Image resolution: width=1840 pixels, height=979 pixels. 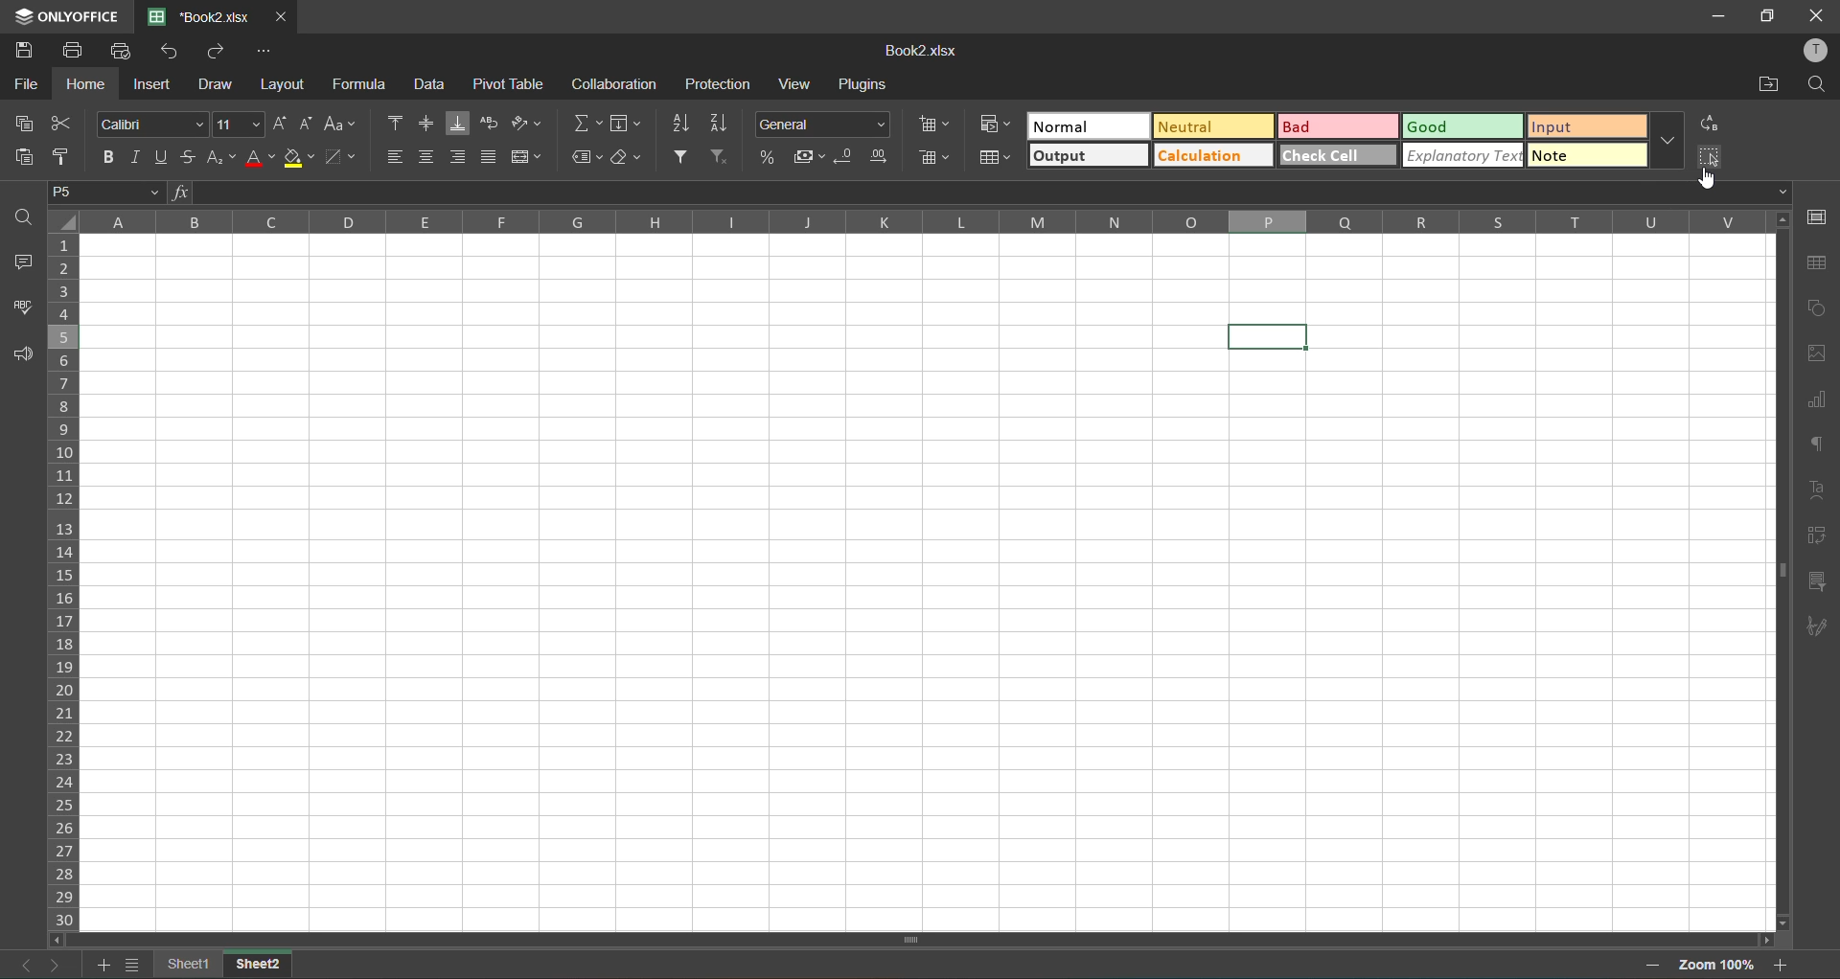 What do you see at coordinates (155, 83) in the screenshot?
I see `insert` at bounding box center [155, 83].